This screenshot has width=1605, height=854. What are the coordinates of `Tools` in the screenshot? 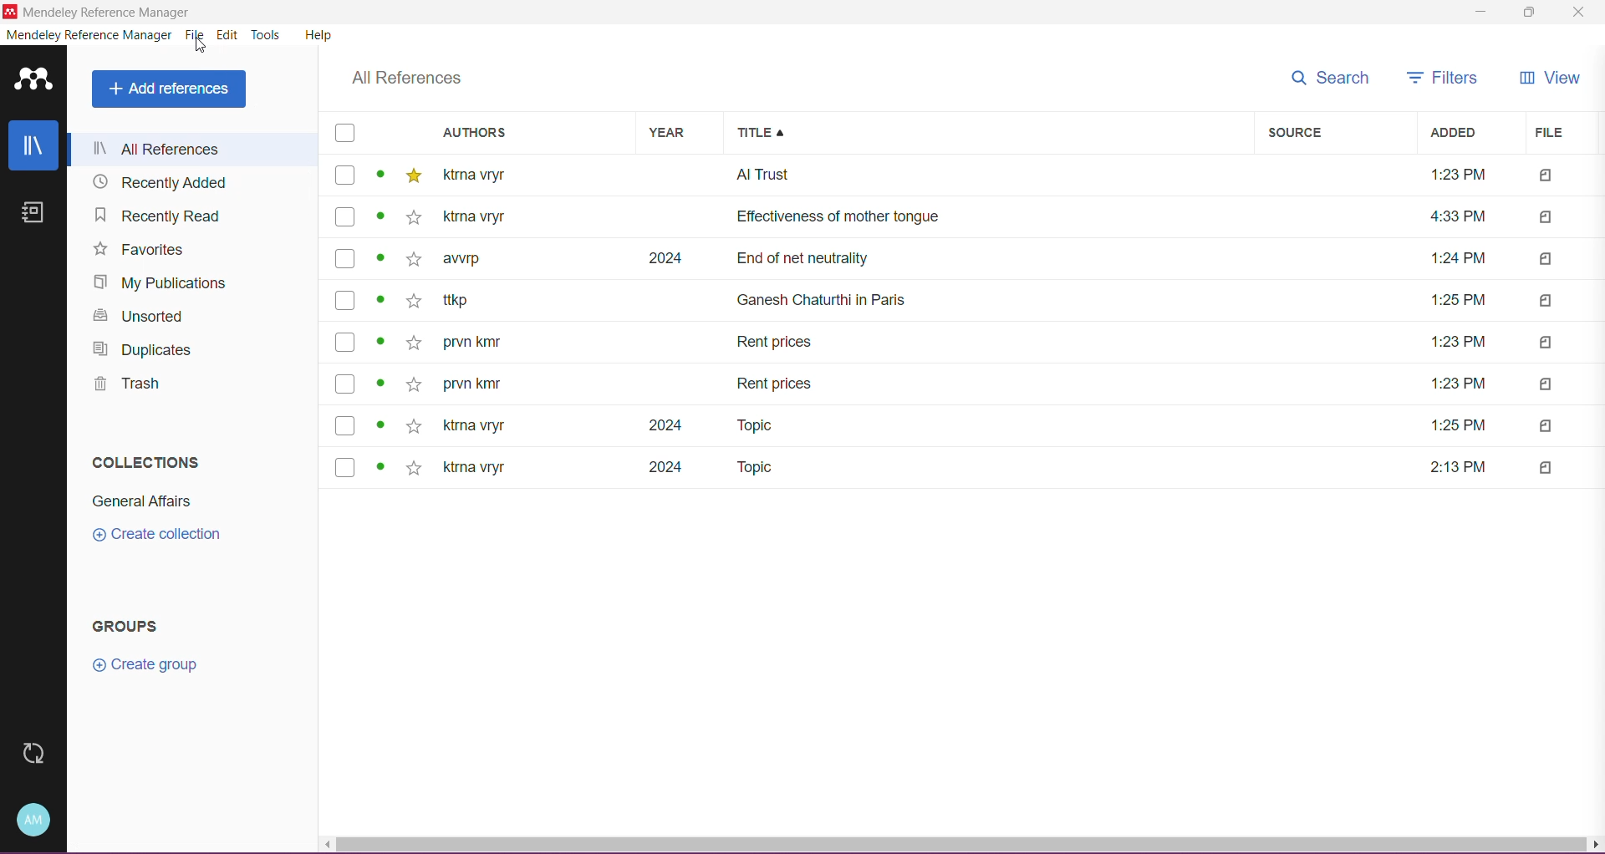 It's located at (267, 36).